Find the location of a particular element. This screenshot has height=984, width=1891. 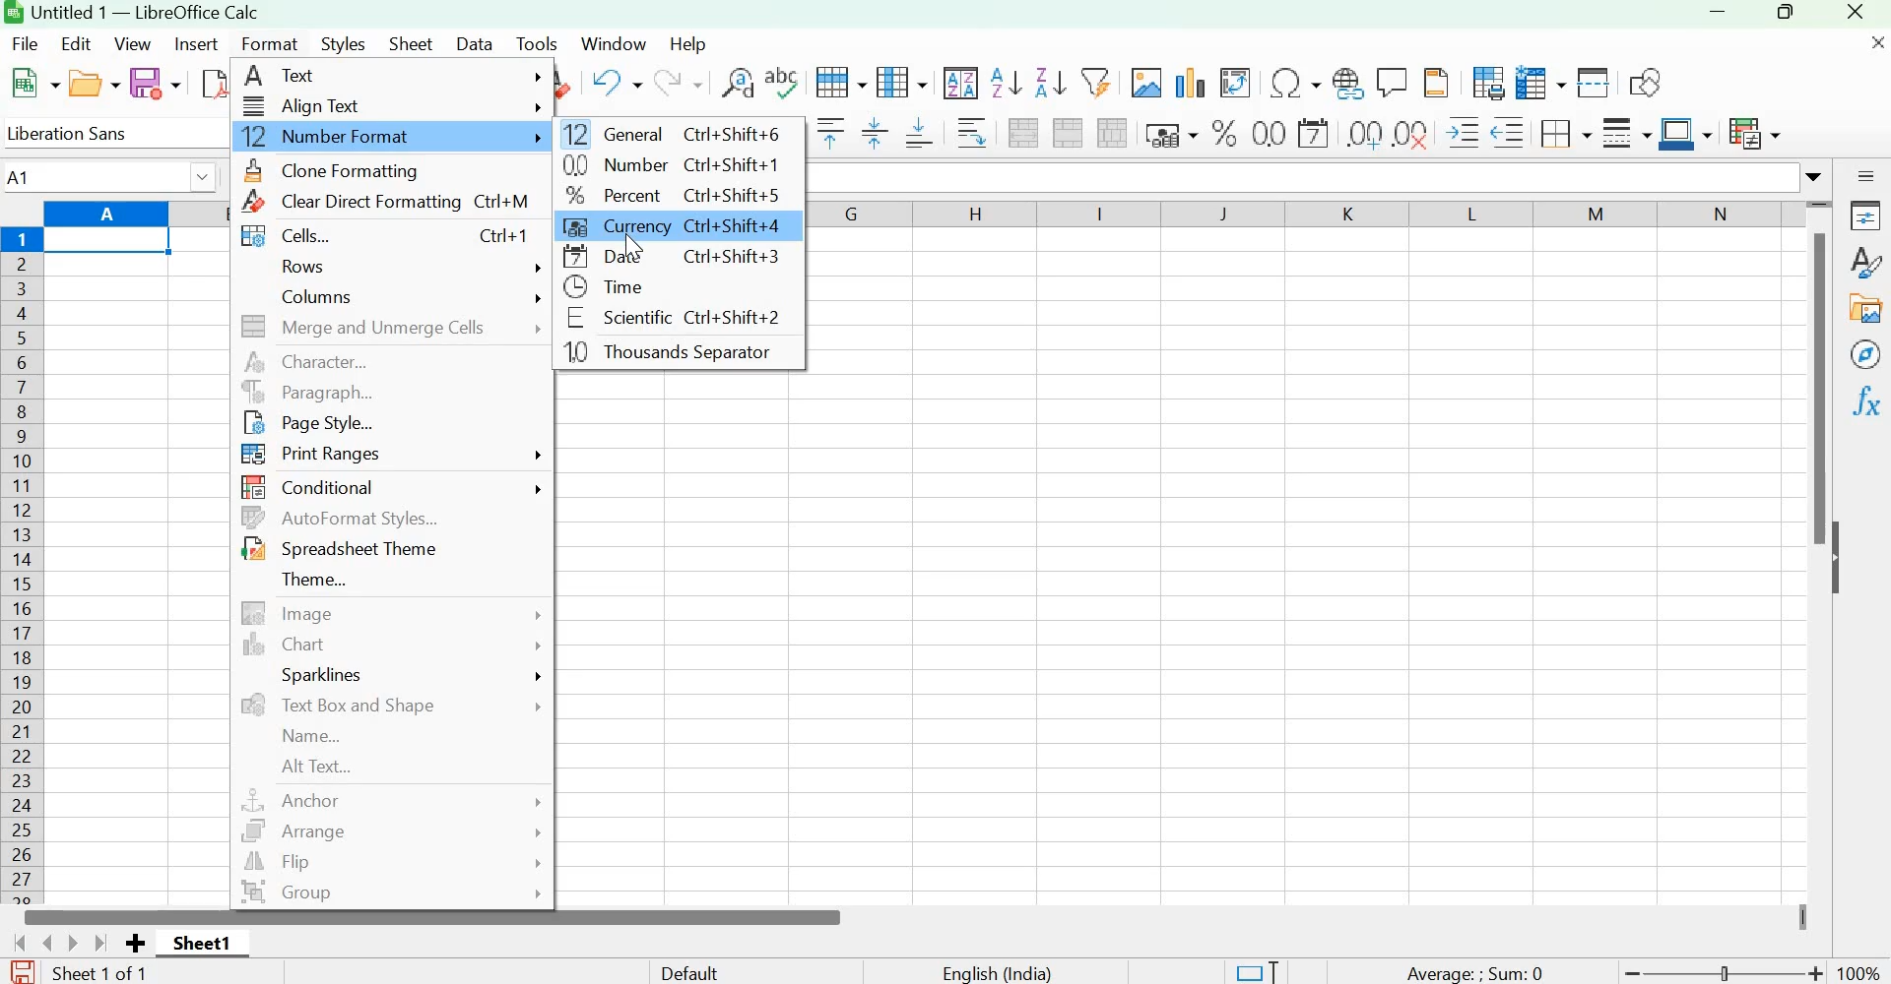

Gallery is located at coordinates (1865, 310).